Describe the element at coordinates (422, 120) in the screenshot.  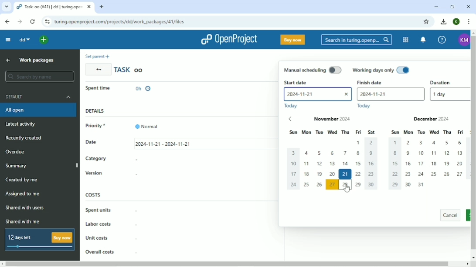
I see `December 2024` at that location.